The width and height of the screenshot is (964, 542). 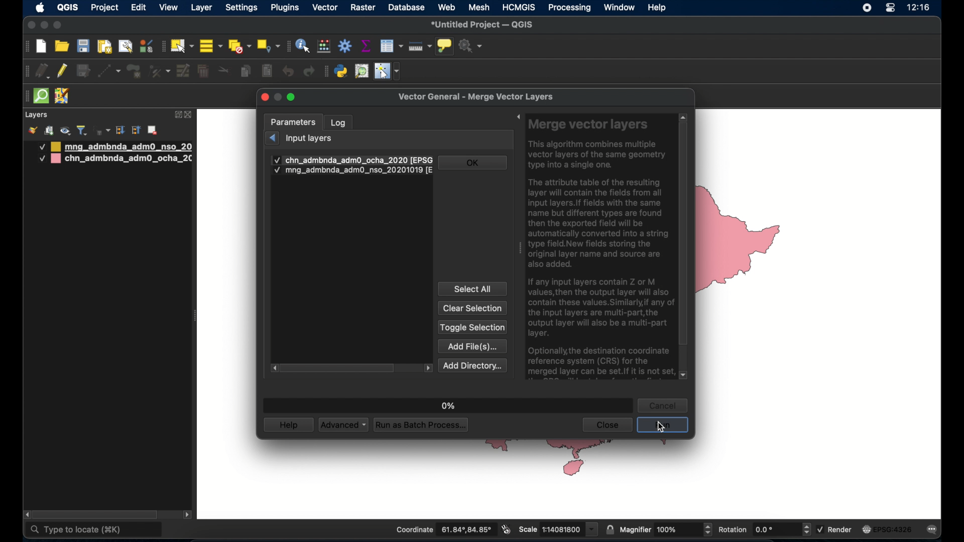 What do you see at coordinates (28, 73) in the screenshot?
I see `digitizing toolbar` at bounding box center [28, 73].